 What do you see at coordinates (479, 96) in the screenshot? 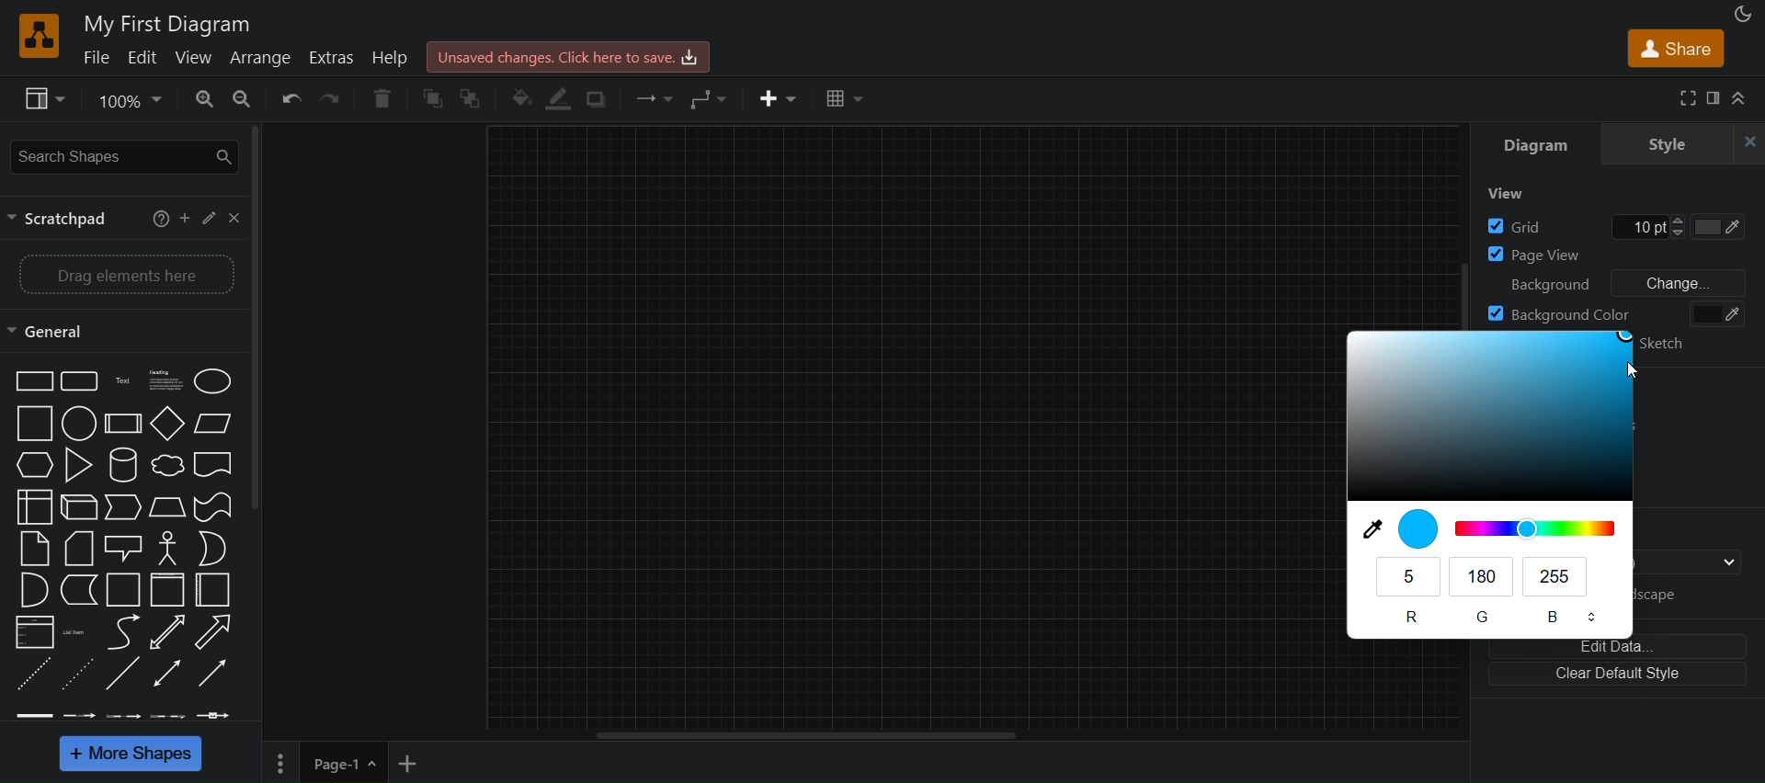
I see `to back` at bounding box center [479, 96].